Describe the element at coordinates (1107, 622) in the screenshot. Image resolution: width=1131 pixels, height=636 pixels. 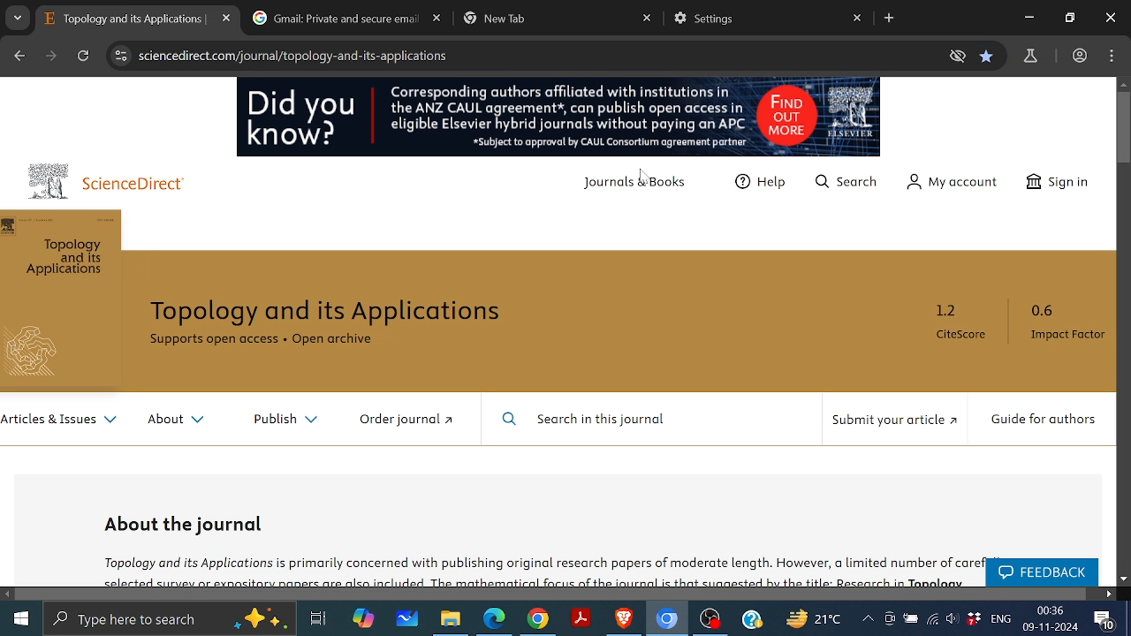
I see `comments` at that location.